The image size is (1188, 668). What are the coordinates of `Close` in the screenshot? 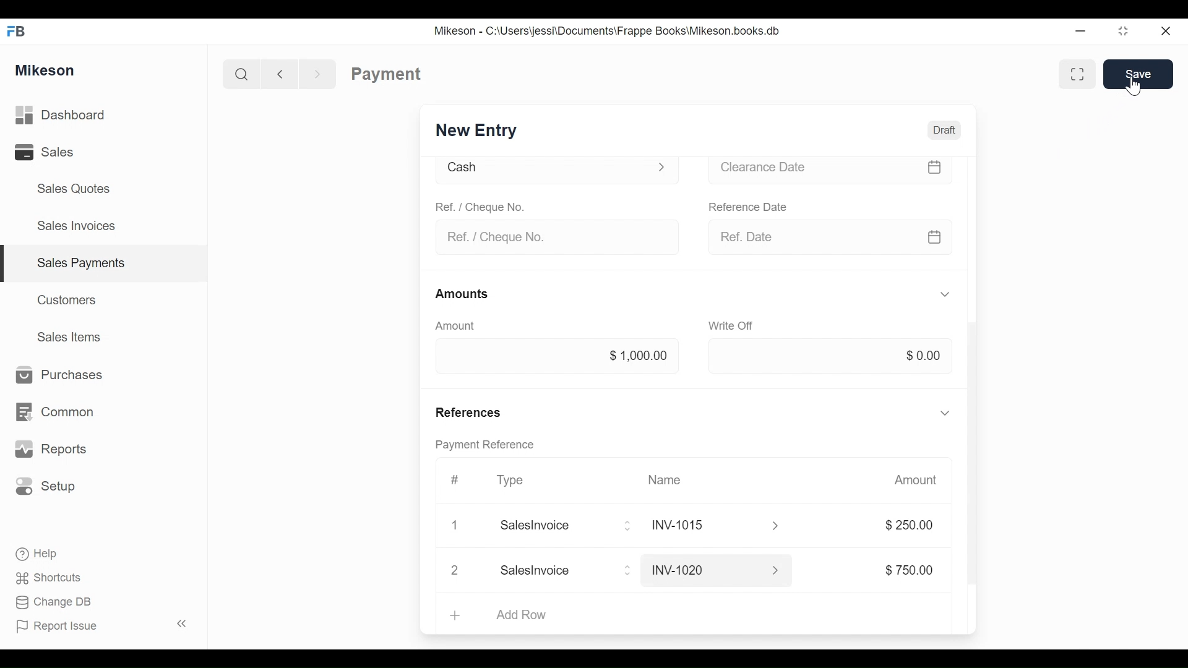 It's located at (1164, 29).